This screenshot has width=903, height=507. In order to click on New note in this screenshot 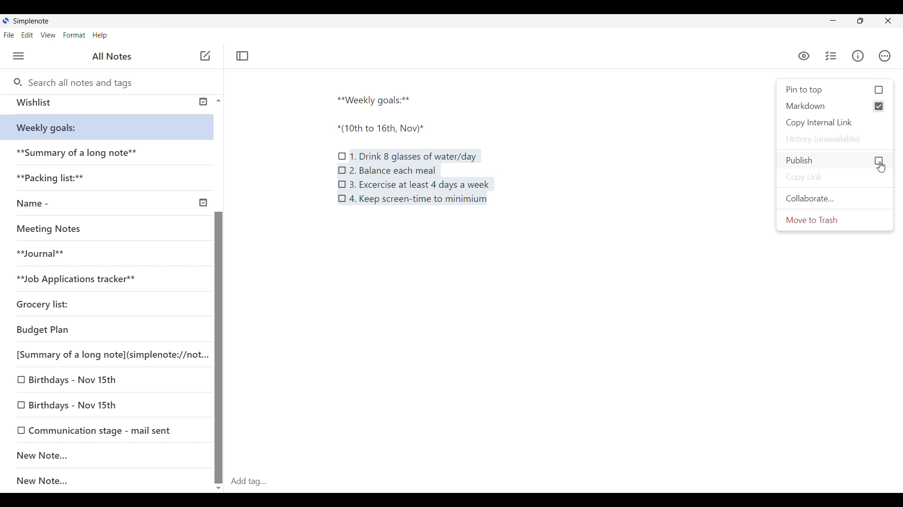, I will do `click(102, 455)`.